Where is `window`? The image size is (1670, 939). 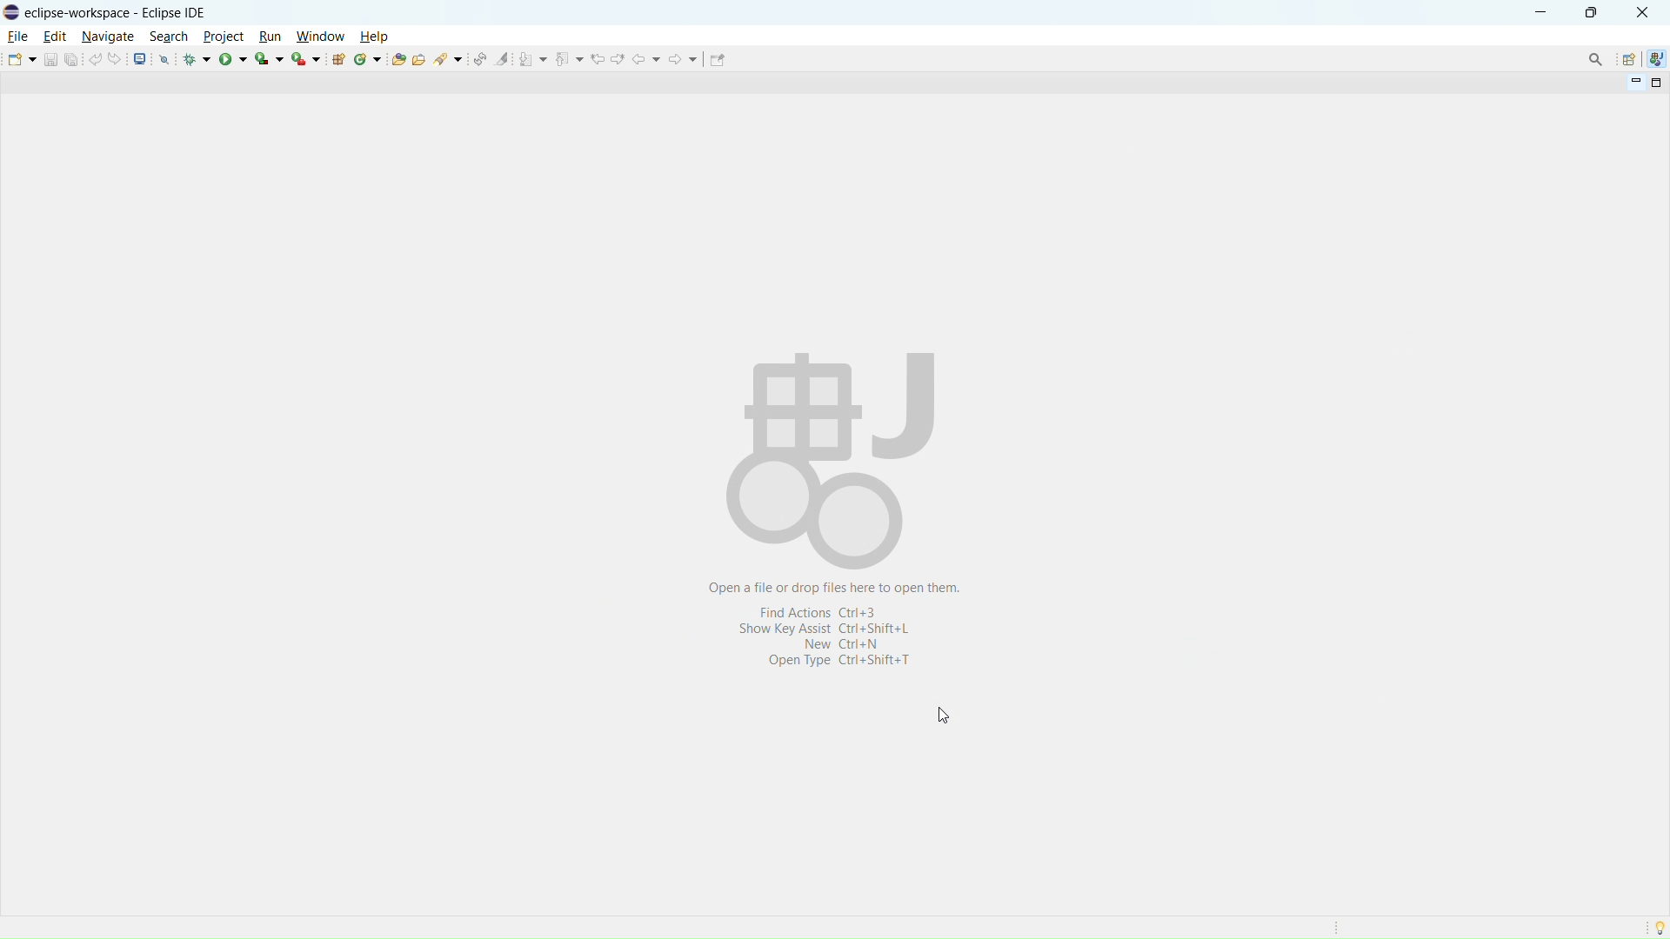
window is located at coordinates (320, 37).